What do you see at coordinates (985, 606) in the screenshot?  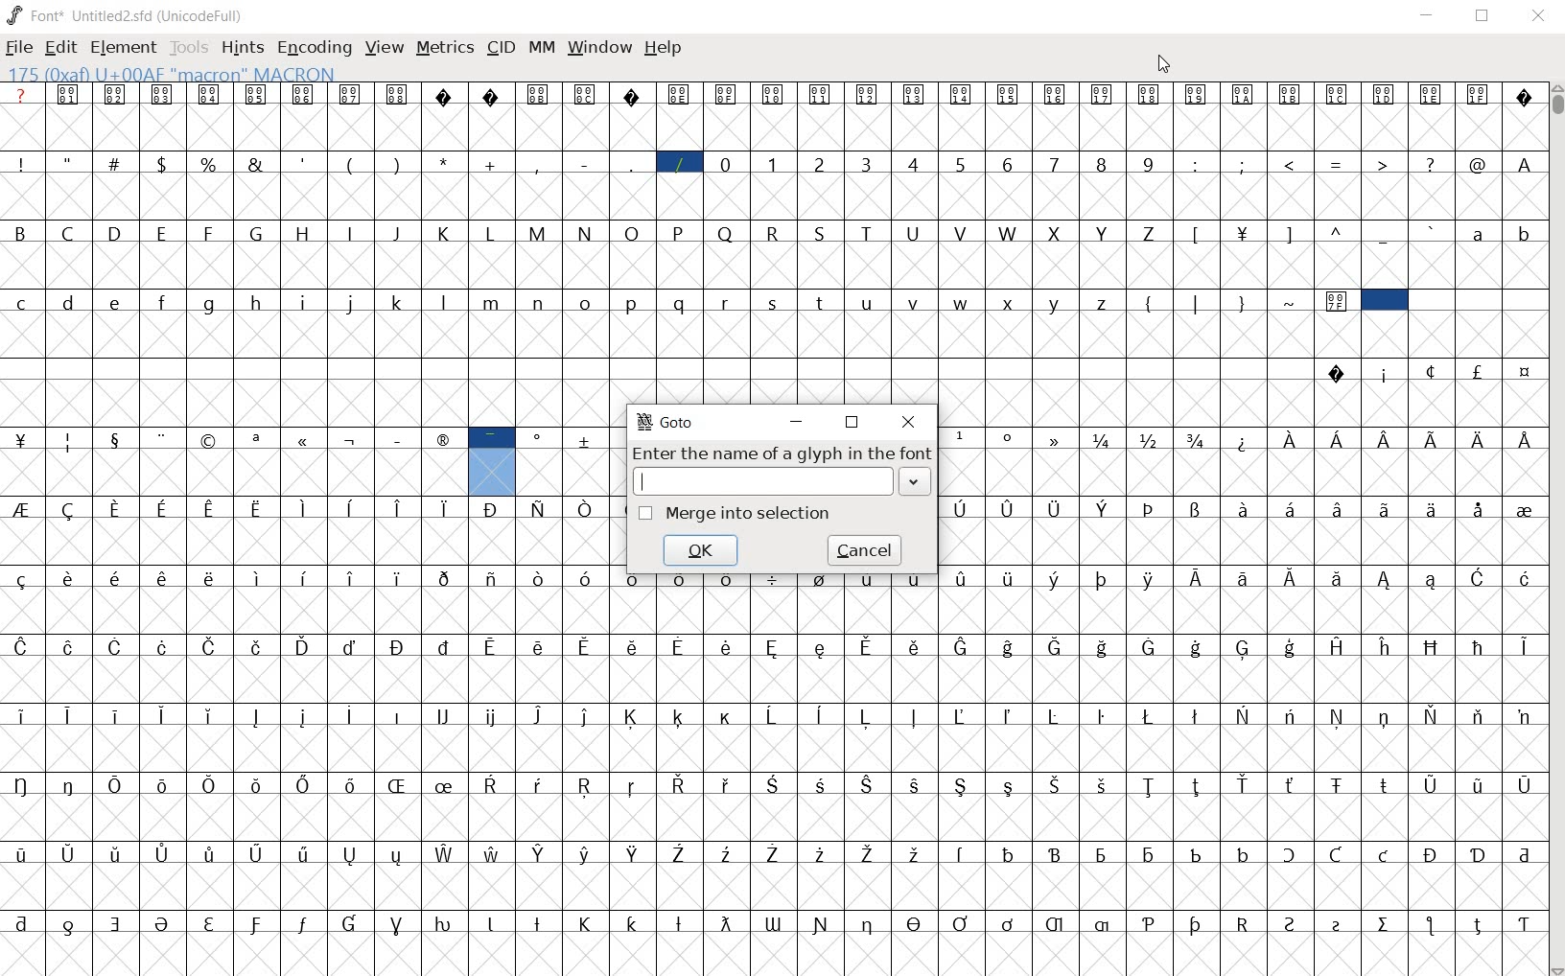 I see `accented characters` at bounding box center [985, 606].